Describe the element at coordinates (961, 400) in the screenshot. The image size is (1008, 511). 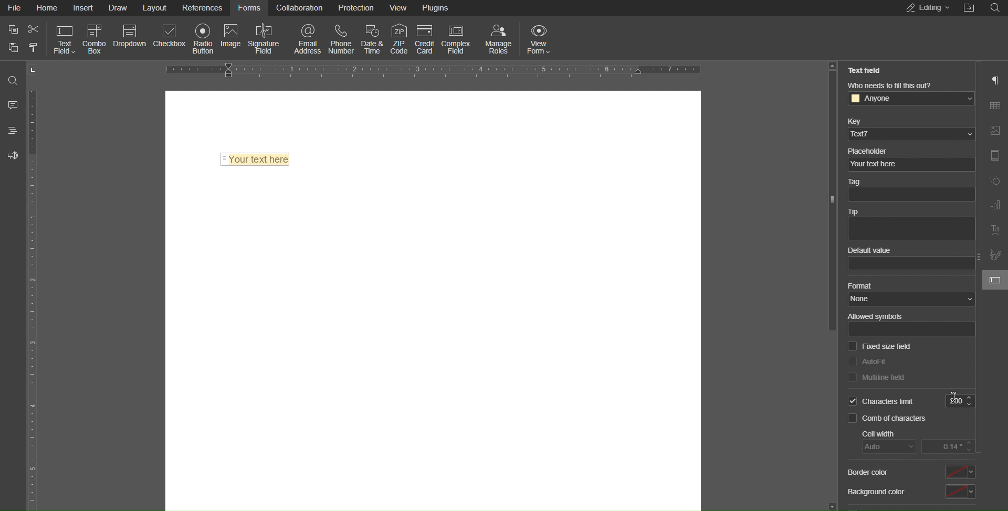
I see `200` at that location.